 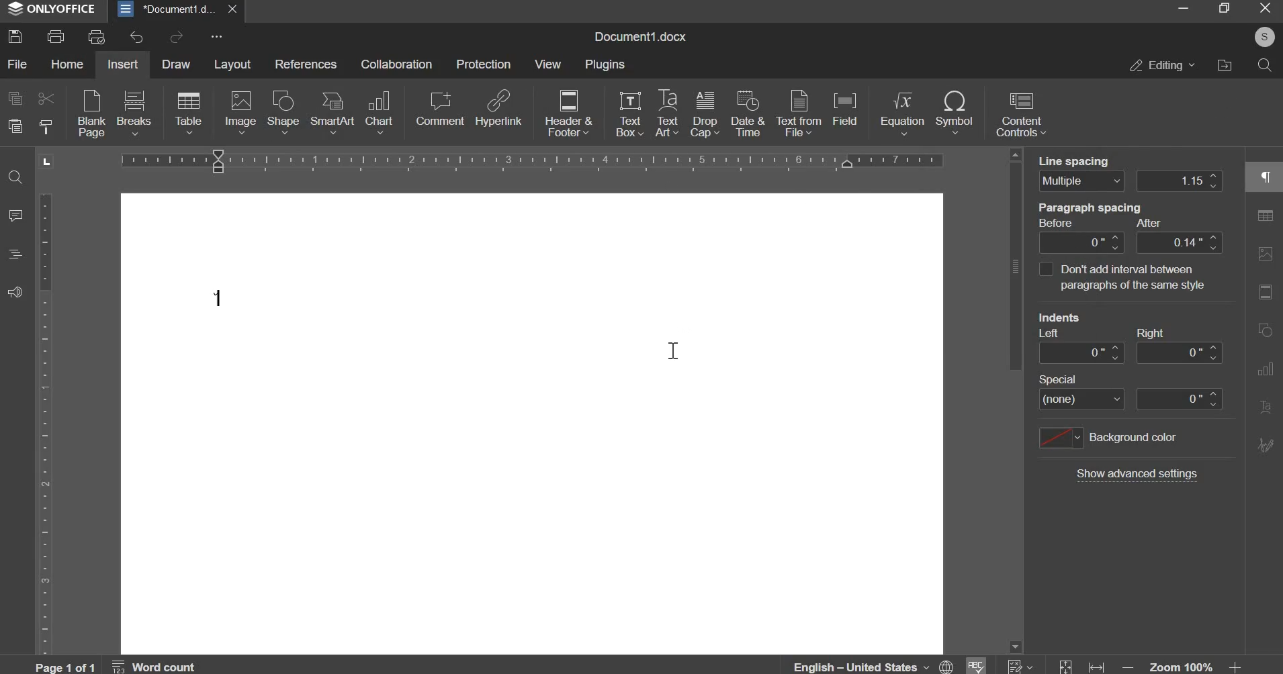 What do you see at coordinates (167, 8) in the screenshot?
I see `document1.docx` at bounding box center [167, 8].